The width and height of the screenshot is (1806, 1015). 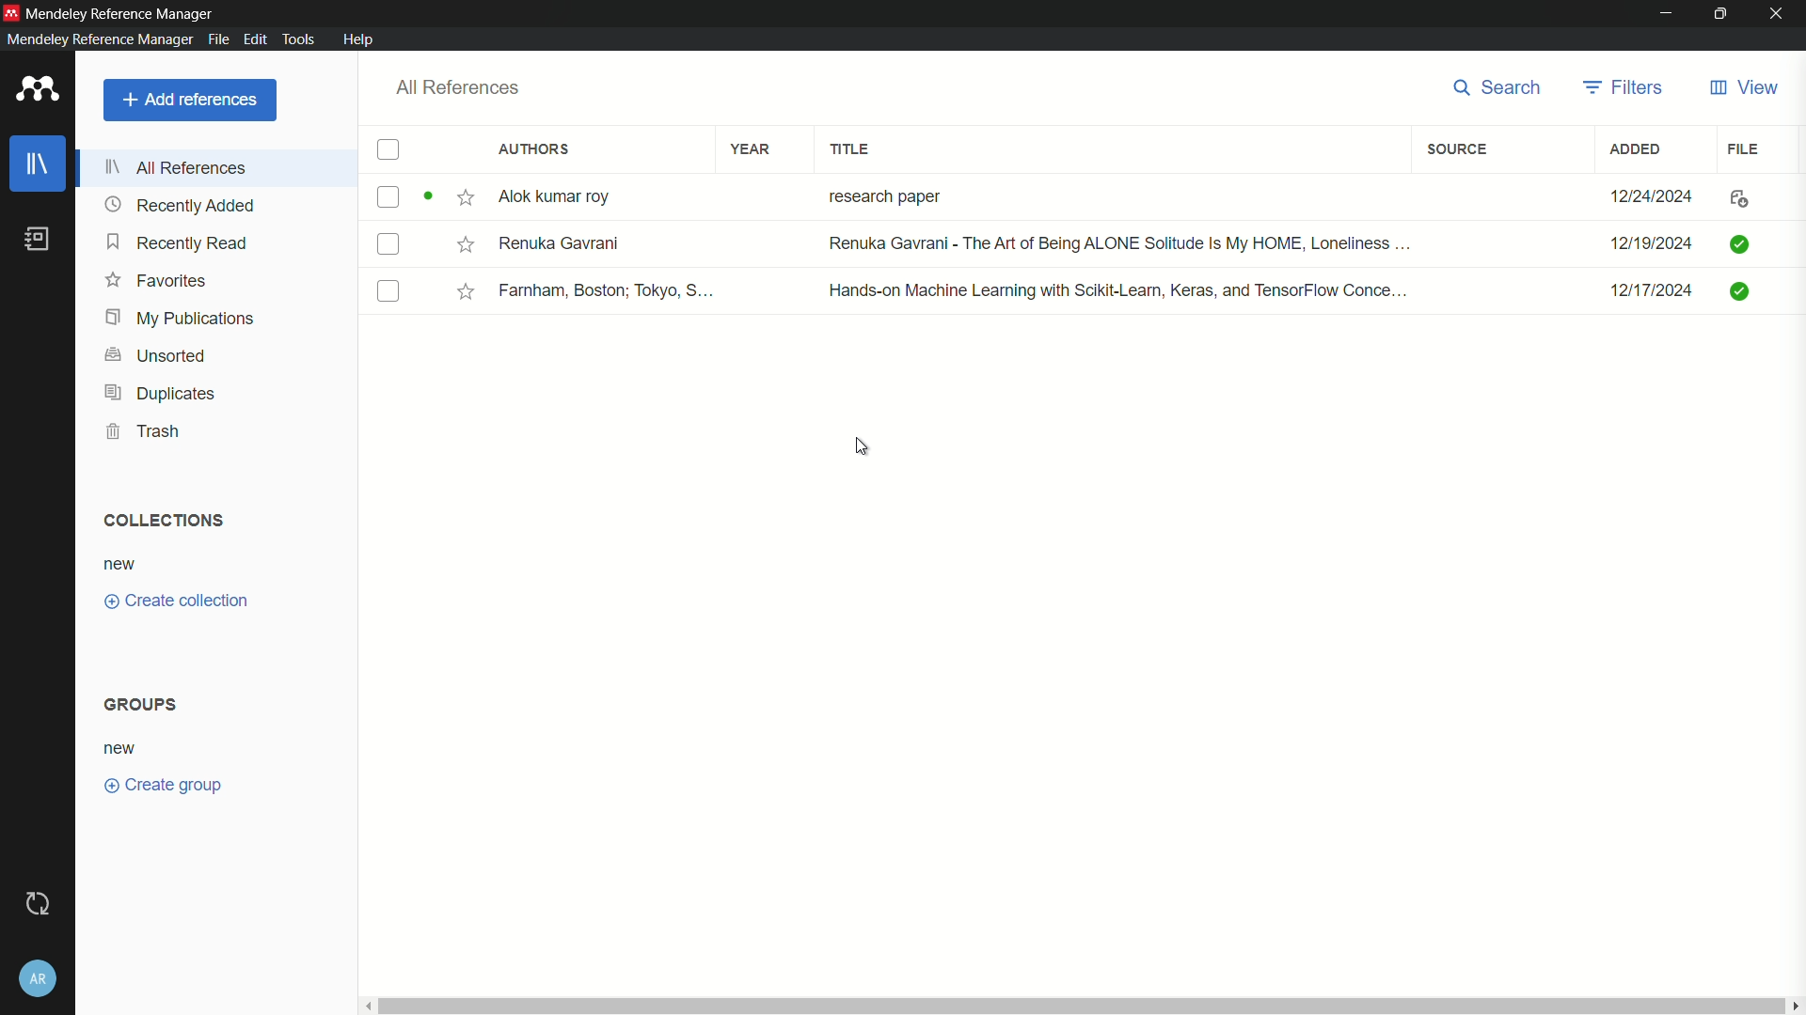 I want to click on close app, so click(x=1782, y=14).